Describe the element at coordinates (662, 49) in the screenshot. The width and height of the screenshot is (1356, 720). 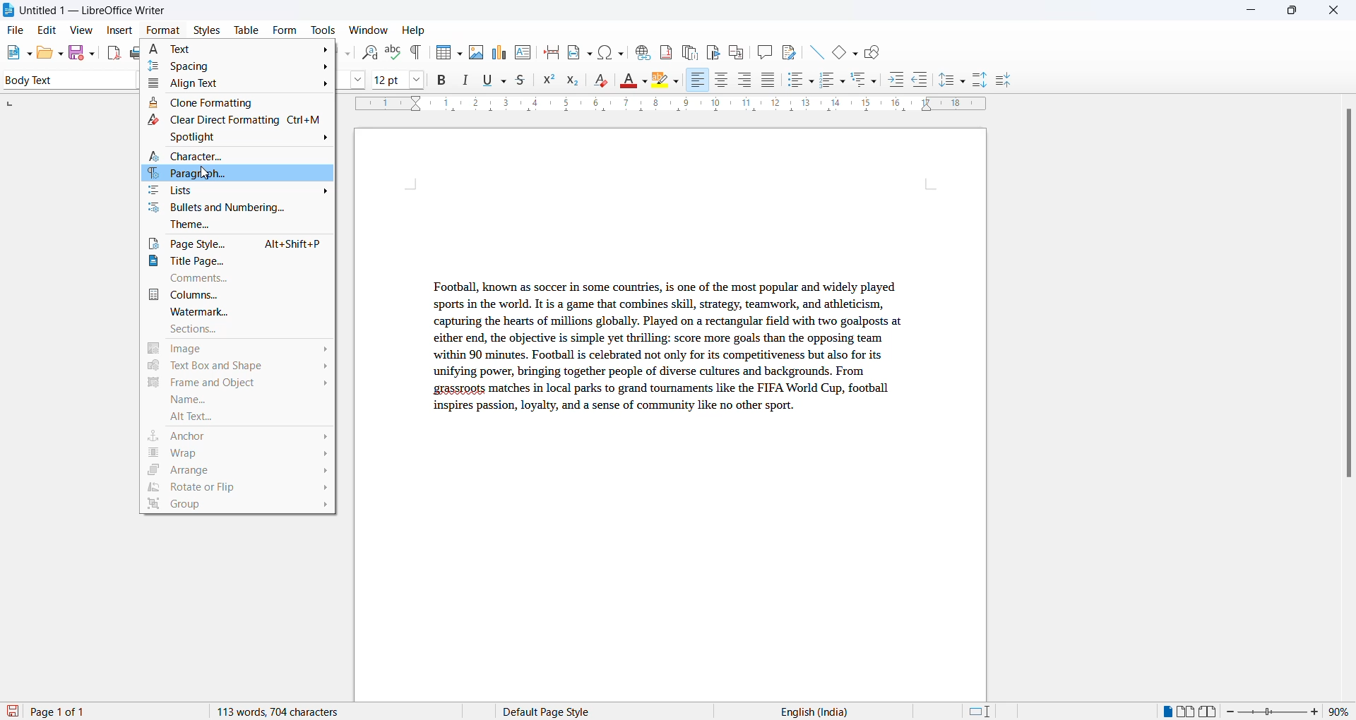
I see `insert footnote` at that location.